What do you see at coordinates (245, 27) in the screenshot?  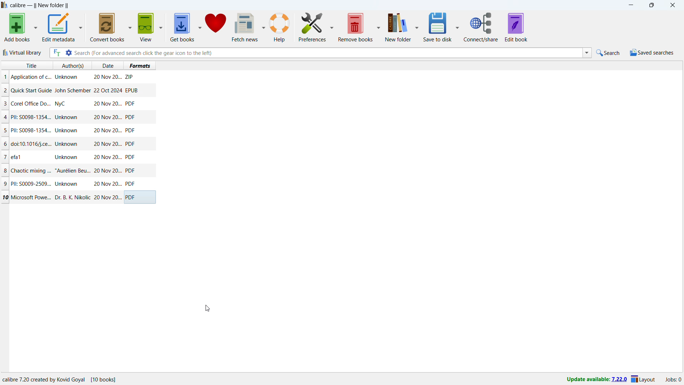 I see `fetch new` at bounding box center [245, 27].